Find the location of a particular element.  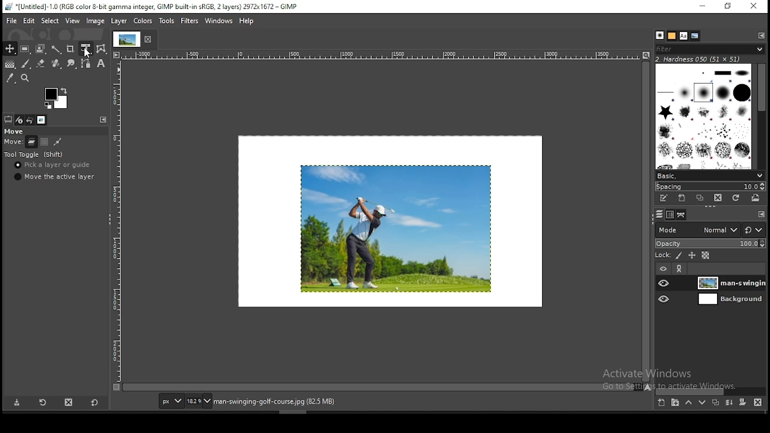

horizontal scale is located at coordinates (384, 55).